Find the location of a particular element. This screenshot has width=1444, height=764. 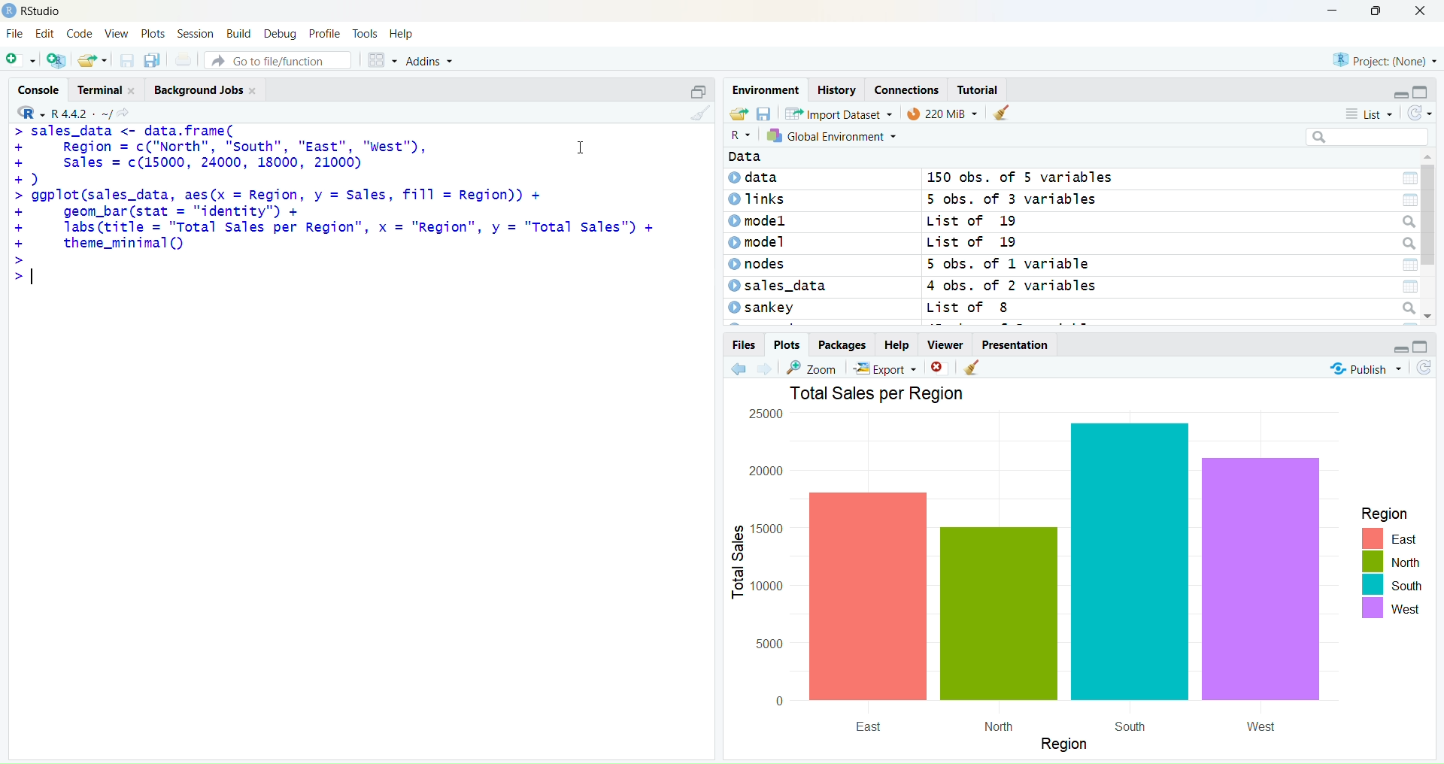

reload is located at coordinates (1427, 368).